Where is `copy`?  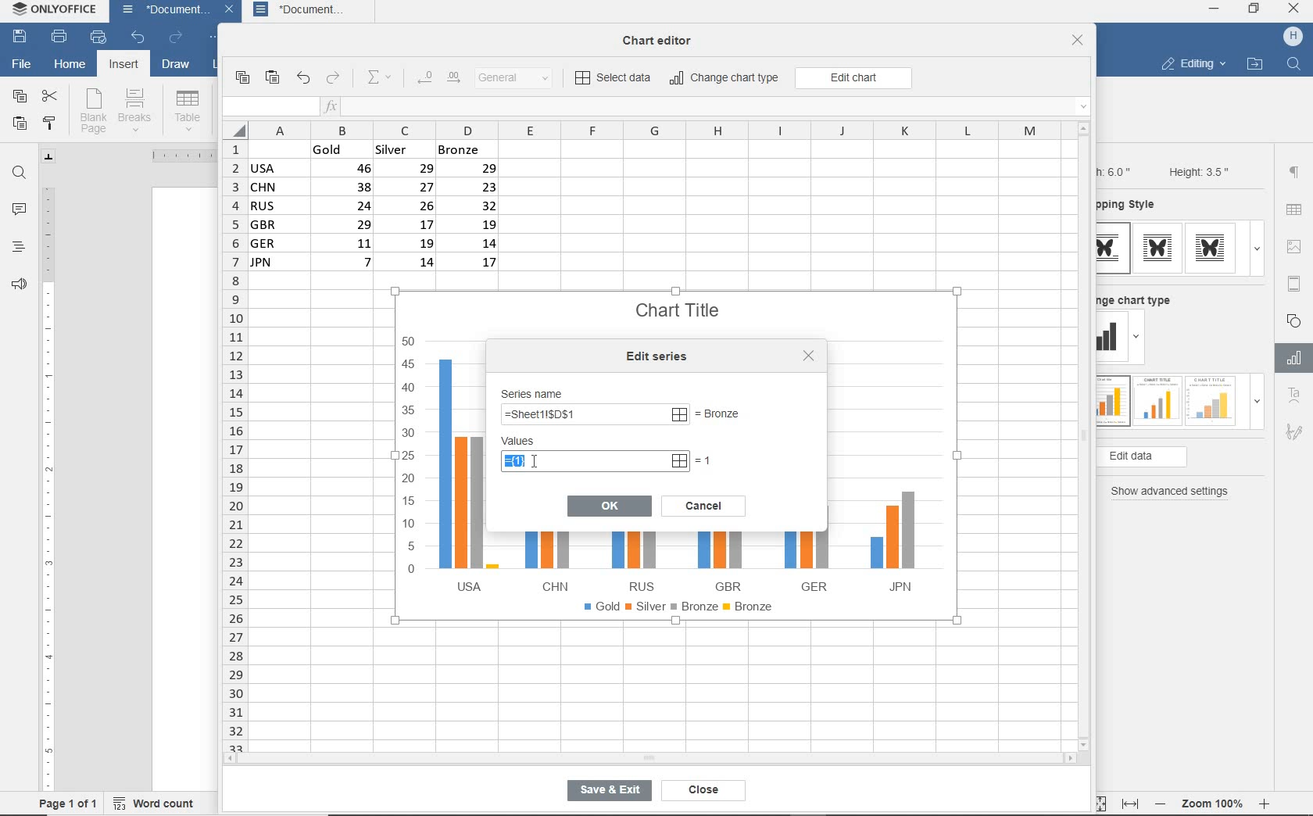
copy is located at coordinates (19, 97).